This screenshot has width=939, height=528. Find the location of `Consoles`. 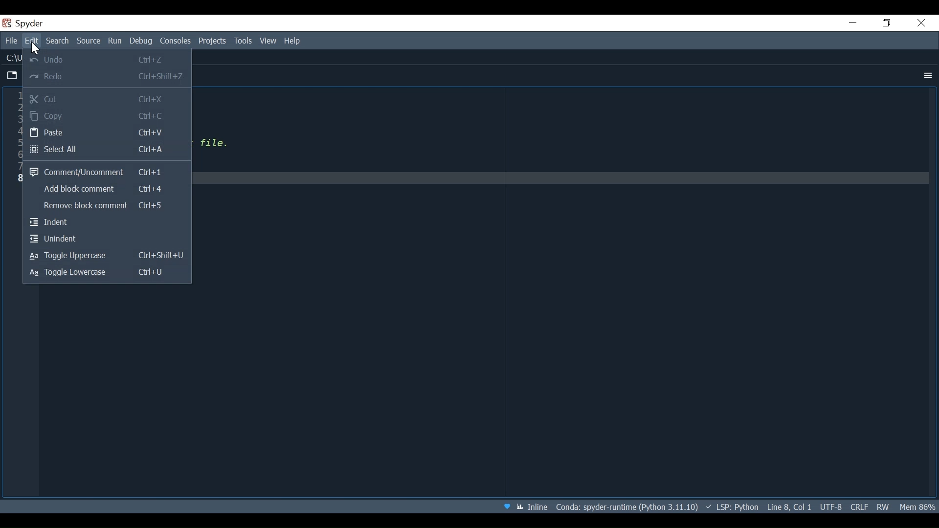

Consoles is located at coordinates (177, 42).